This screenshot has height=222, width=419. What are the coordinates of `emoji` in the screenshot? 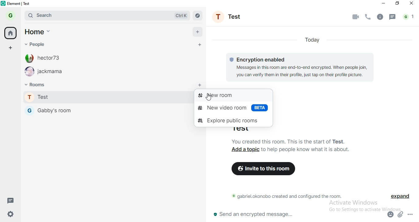 It's located at (390, 215).